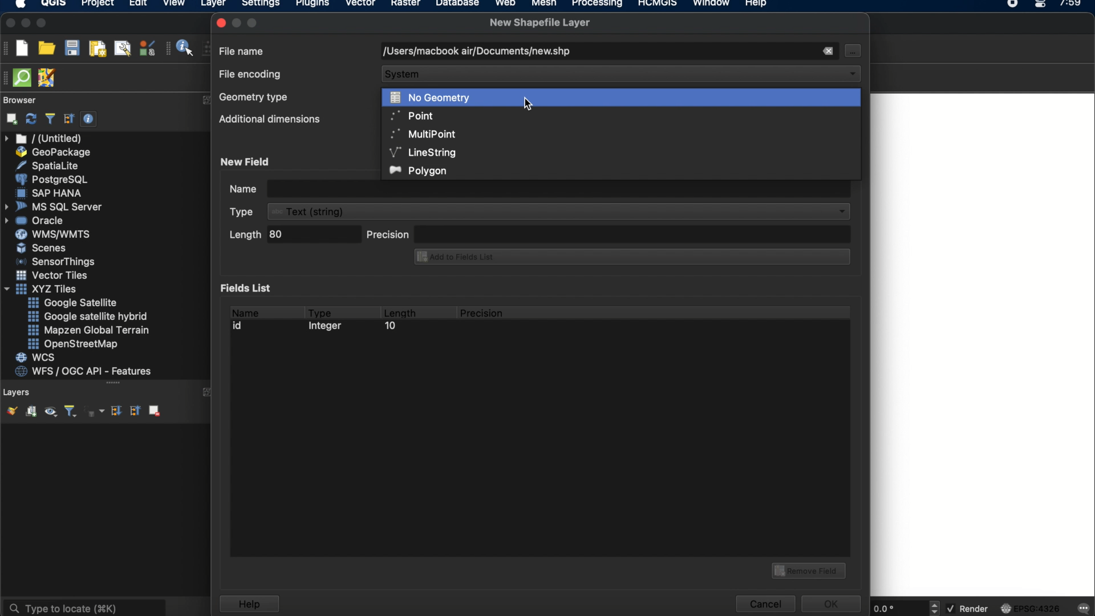  I want to click on save project, so click(71, 48).